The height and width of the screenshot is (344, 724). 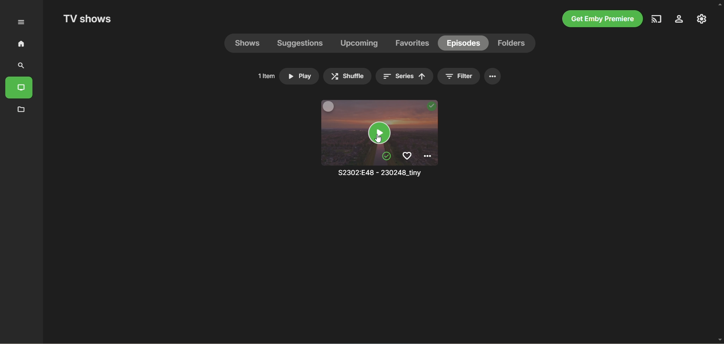 What do you see at coordinates (299, 76) in the screenshot?
I see `Play` at bounding box center [299, 76].